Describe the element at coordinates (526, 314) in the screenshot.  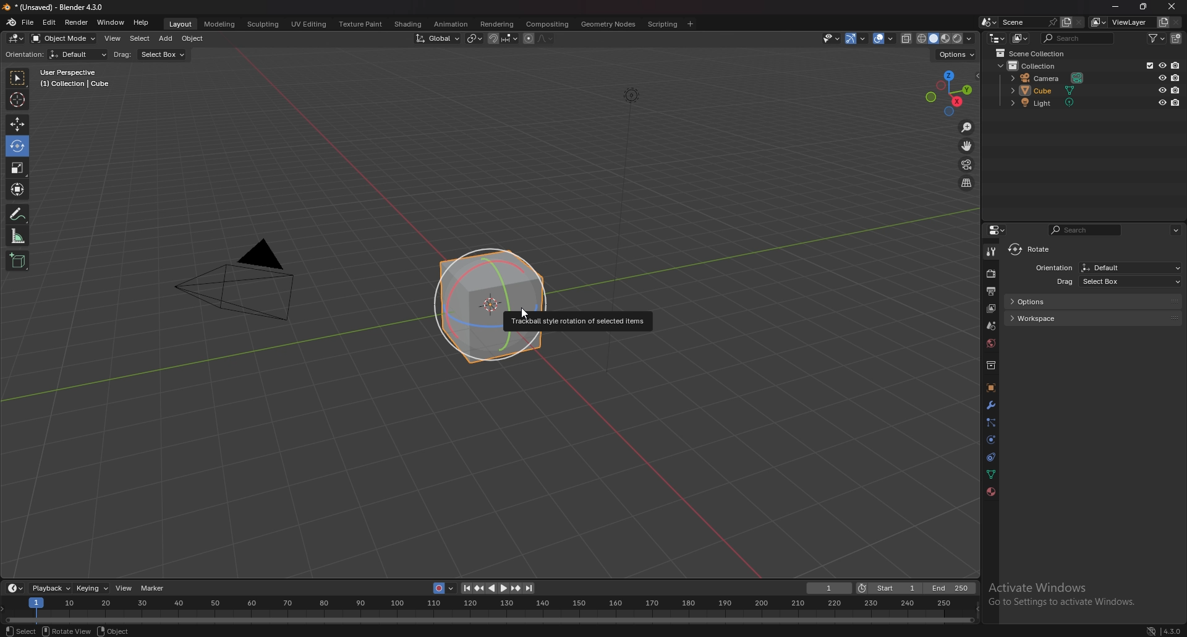
I see `cursor` at that location.